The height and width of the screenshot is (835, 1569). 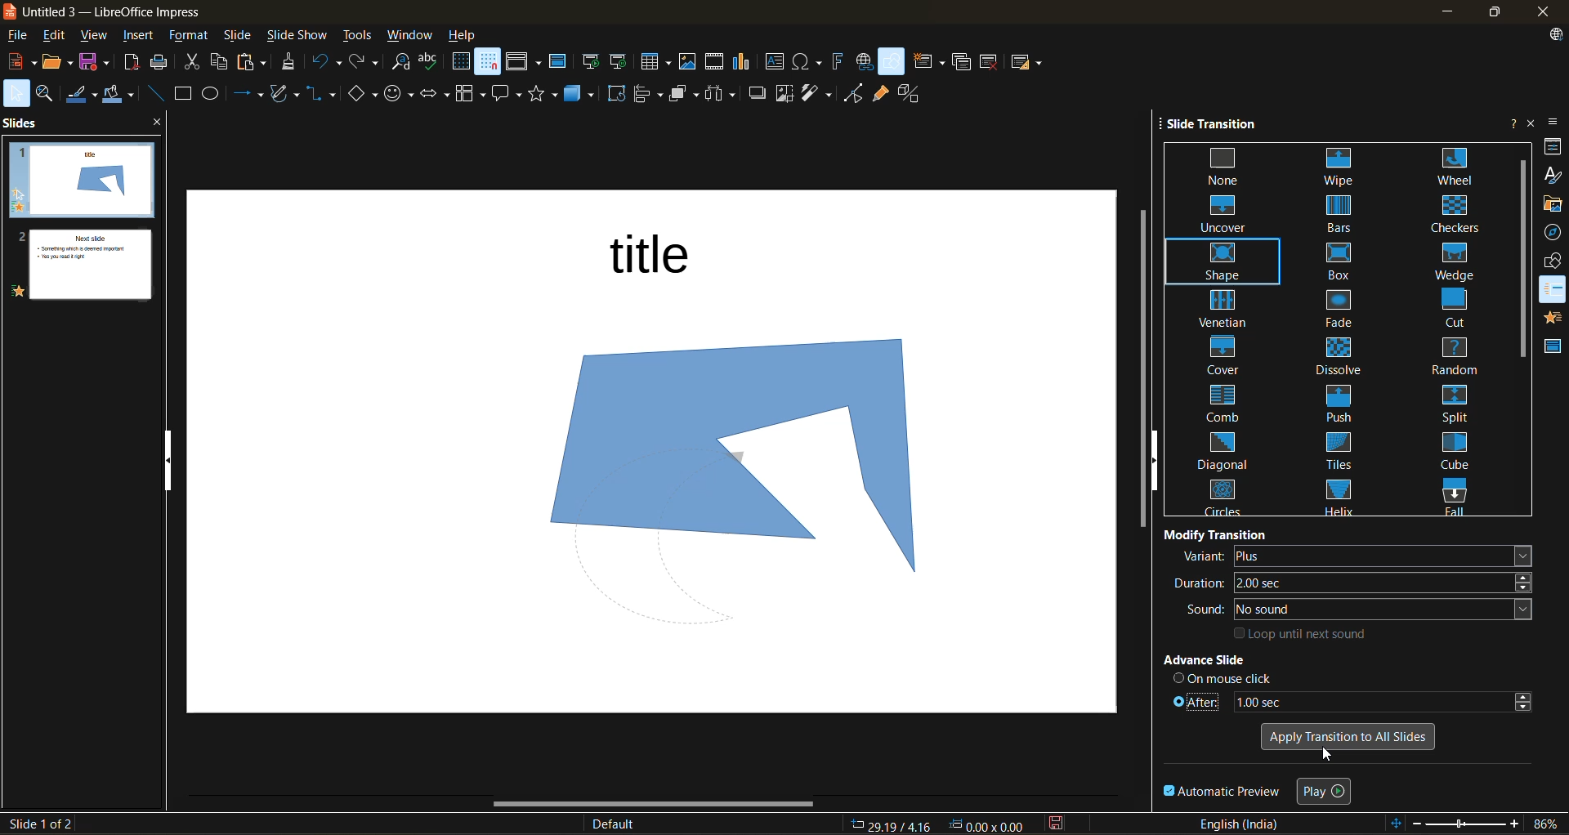 I want to click on animation, so click(x=1554, y=291).